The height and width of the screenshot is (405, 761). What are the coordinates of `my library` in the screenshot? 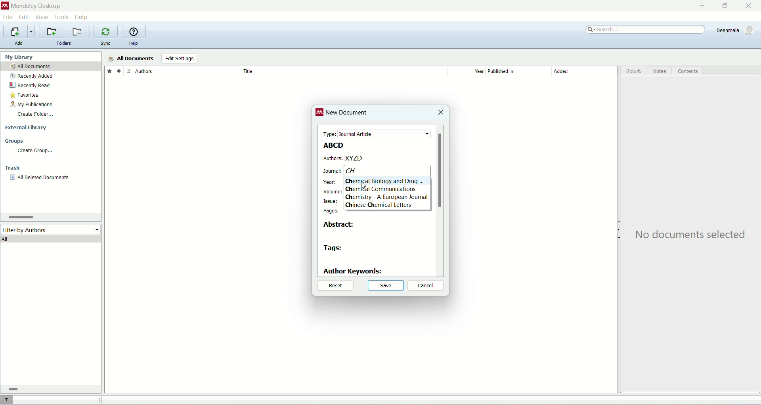 It's located at (20, 57).